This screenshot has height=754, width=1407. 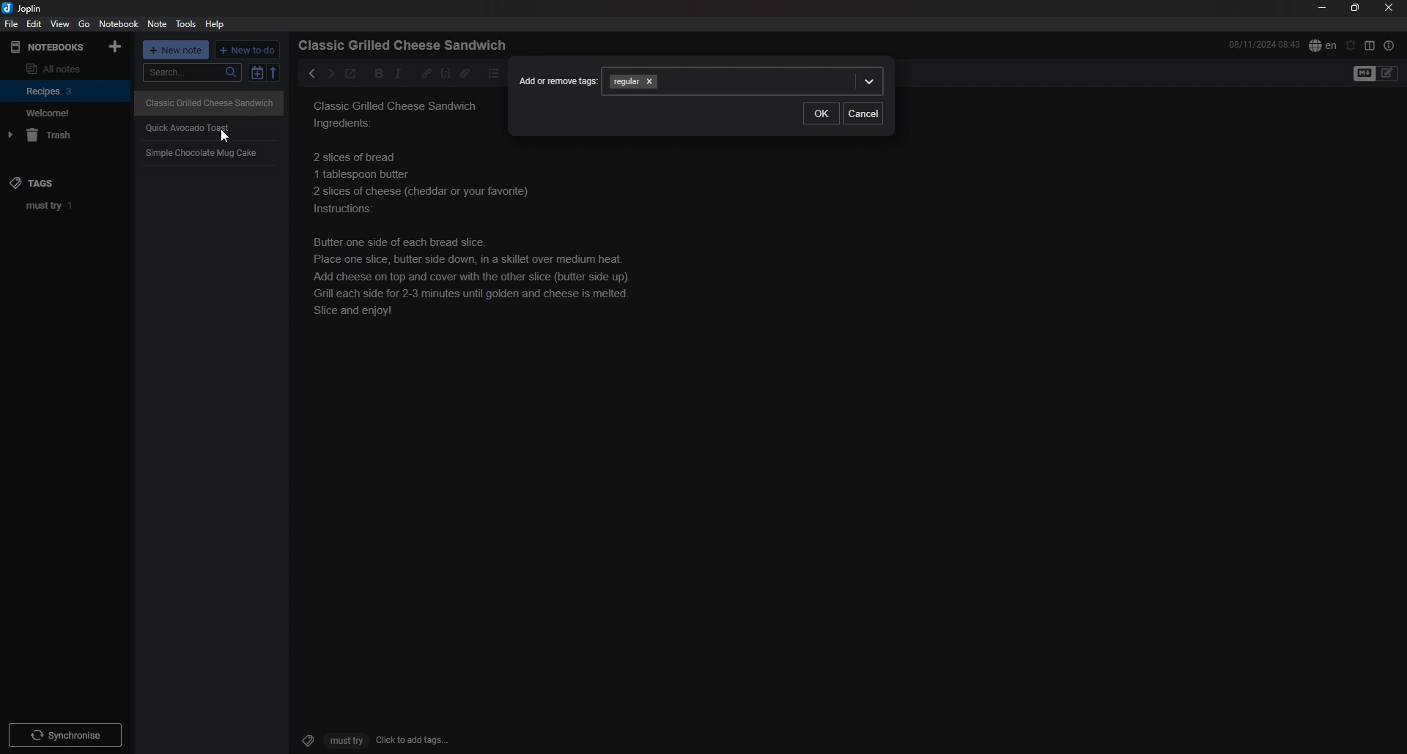 What do you see at coordinates (394, 115) in the screenshot?
I see `Classic Grilled Cheese Sandwich.` at bounding box center [394, 115].